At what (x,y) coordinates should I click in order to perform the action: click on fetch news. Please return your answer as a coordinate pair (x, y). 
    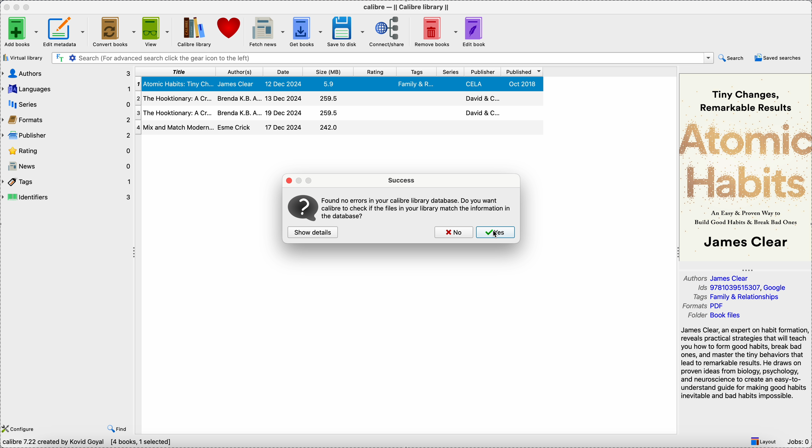
    Looking at the image, I should click on (266, 32).